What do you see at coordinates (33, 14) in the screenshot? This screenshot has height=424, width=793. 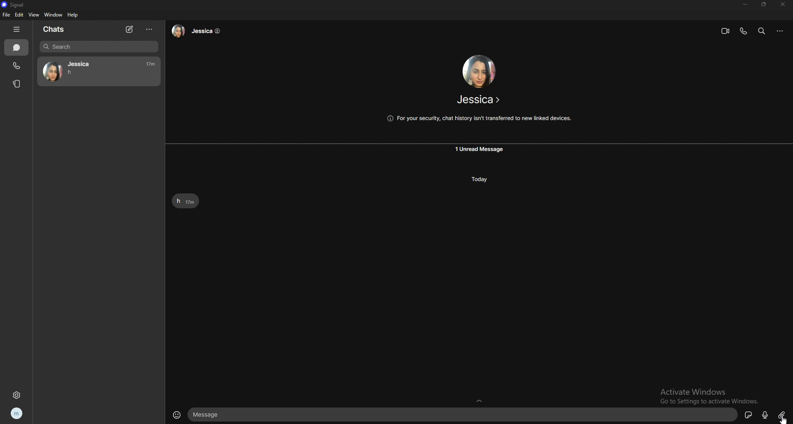 I see `view` at bounding box center [33, 14].